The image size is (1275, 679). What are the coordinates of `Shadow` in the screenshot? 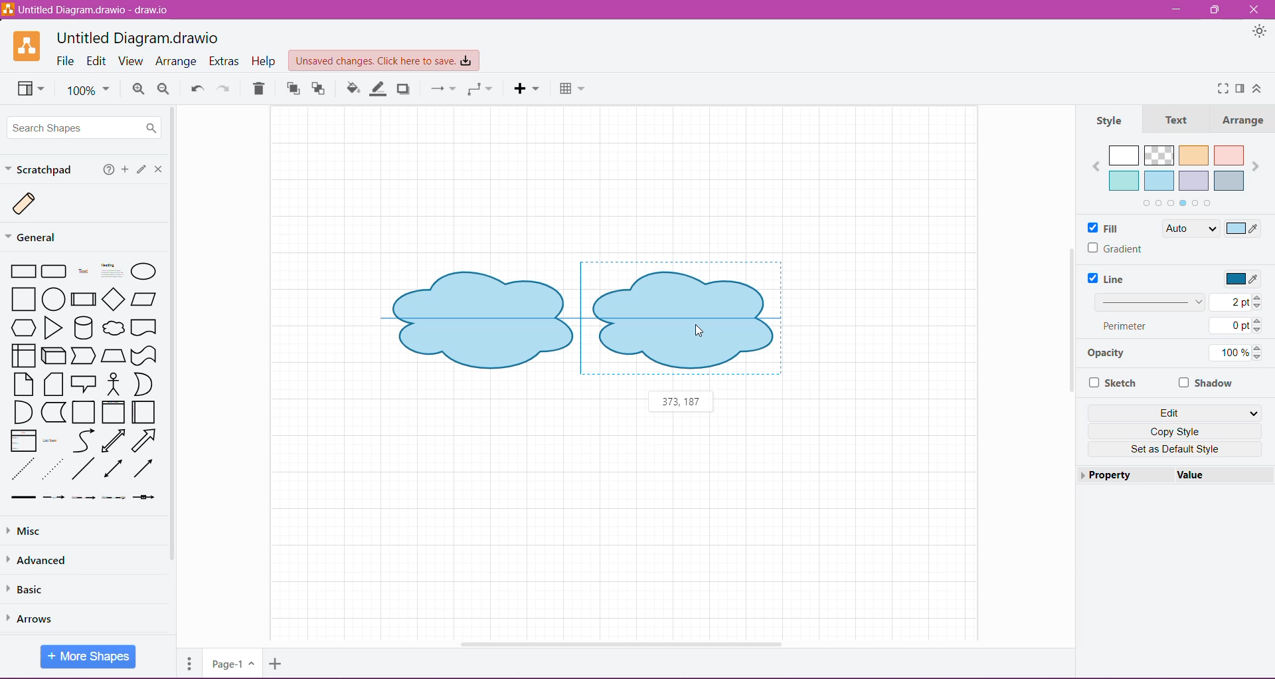 It's located at (404, 89).